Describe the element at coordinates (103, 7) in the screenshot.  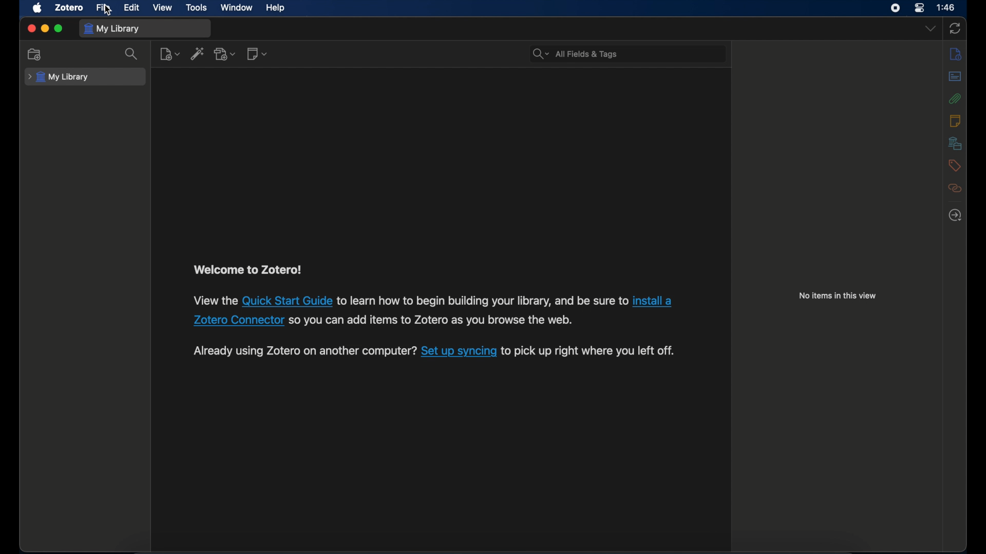
I see `file` at that location.